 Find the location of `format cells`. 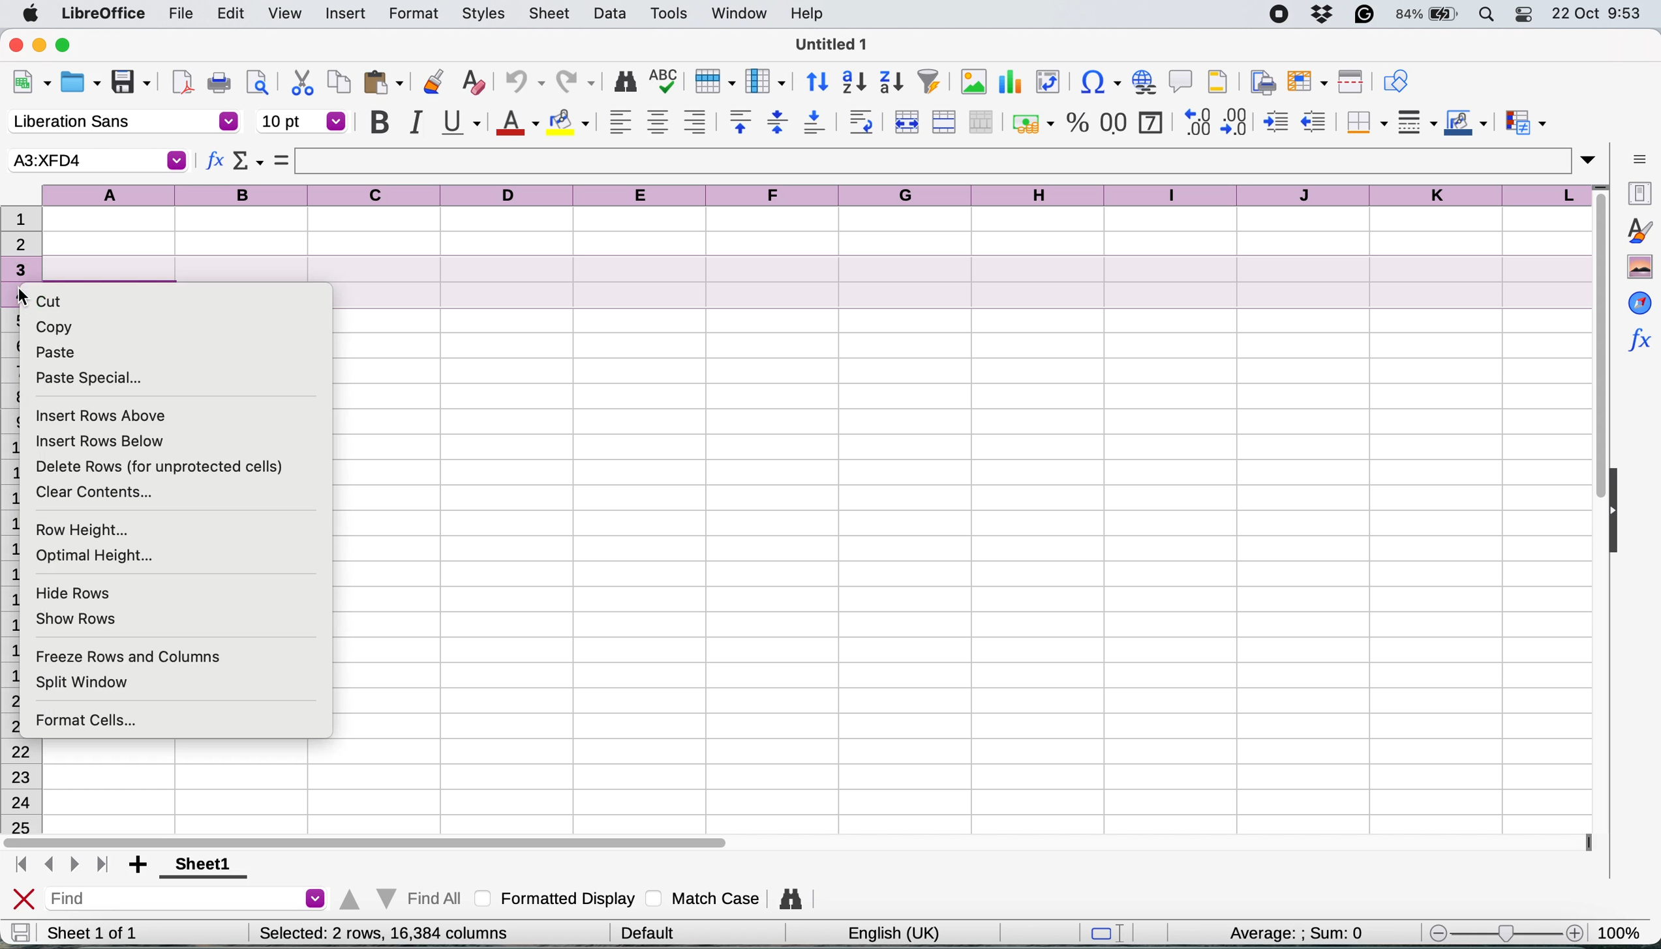

format cells is located at coordinates (96, 722).